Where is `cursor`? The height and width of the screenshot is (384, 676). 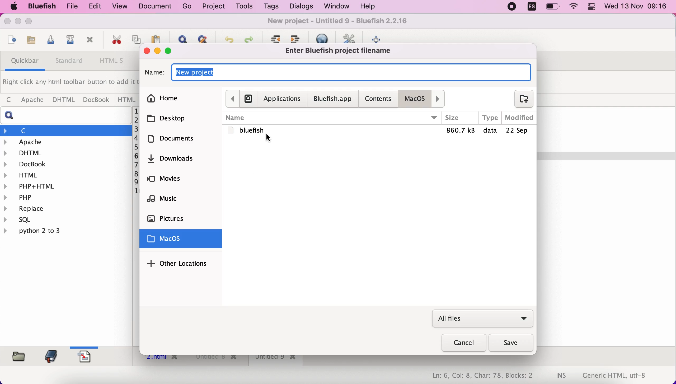
cursor is located at coordinates (268, 139).